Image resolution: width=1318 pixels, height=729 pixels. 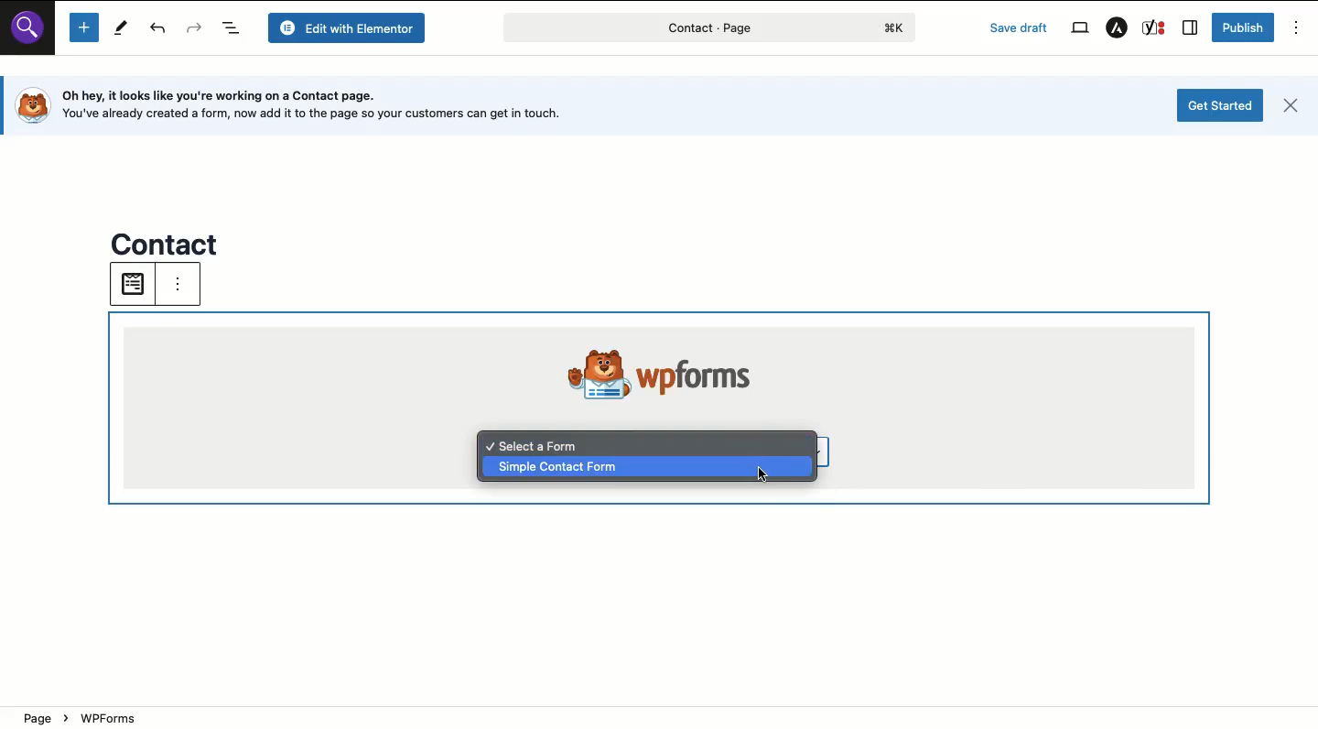 What do you see at coordinates (1078, 27) in the screenshot?
I see `View` at bounding box center [1078, 27].